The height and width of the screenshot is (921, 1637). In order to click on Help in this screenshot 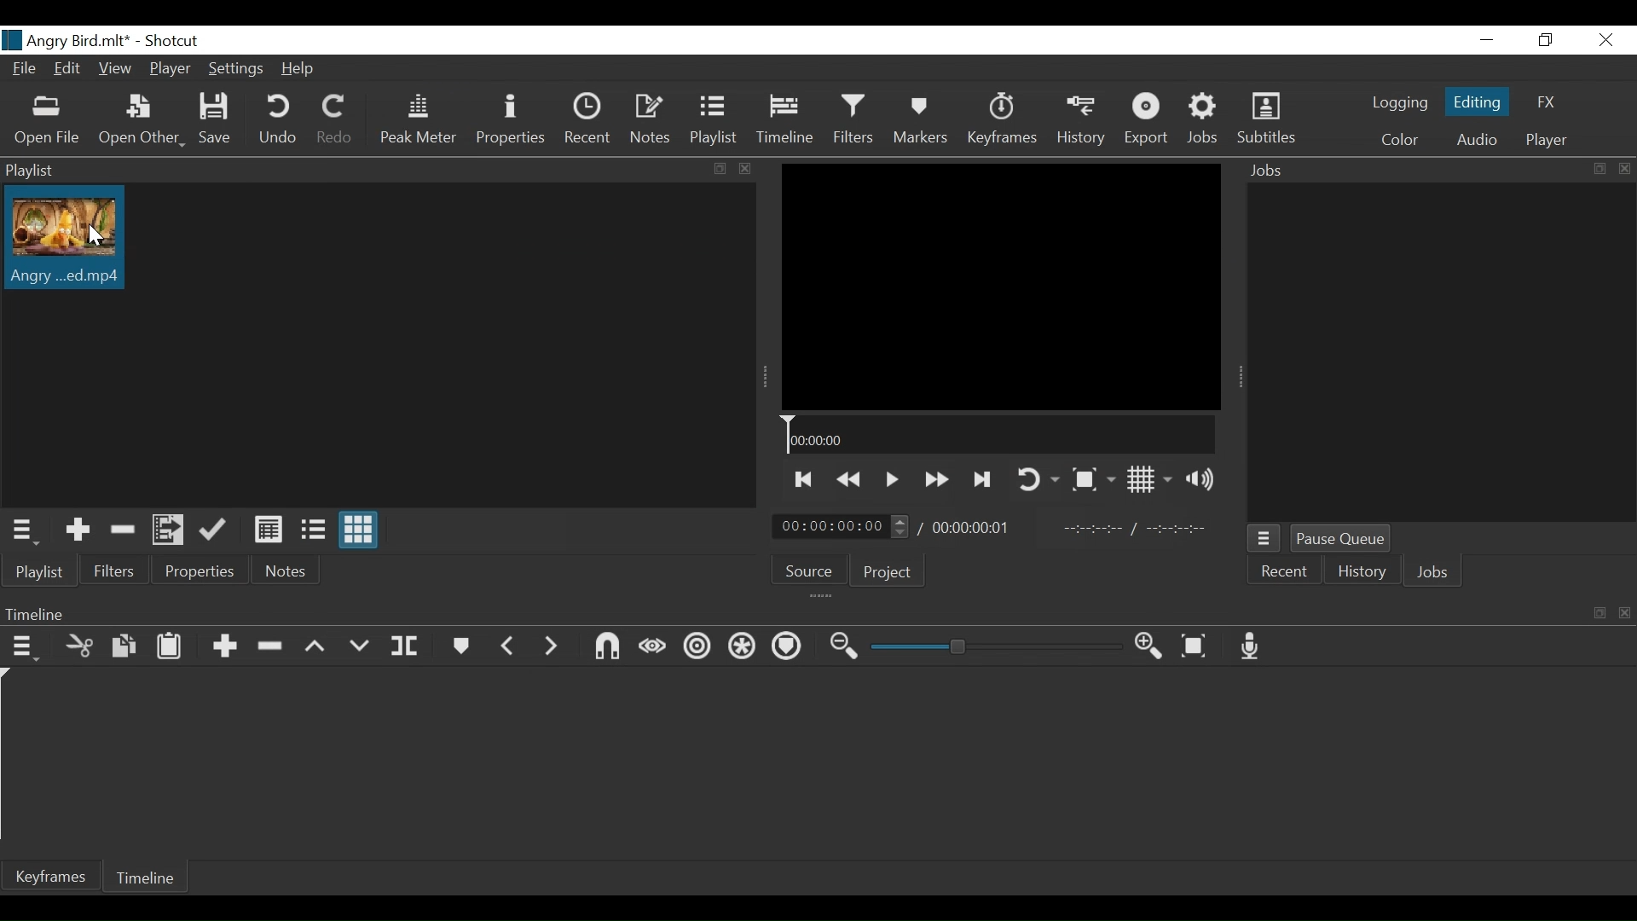, I will do `click(296, 68)`.